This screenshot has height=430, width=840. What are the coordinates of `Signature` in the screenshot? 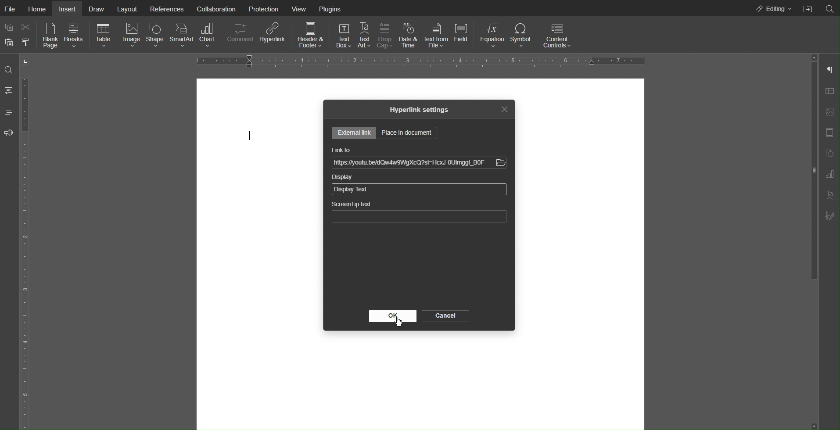 It's located at (830, 215).